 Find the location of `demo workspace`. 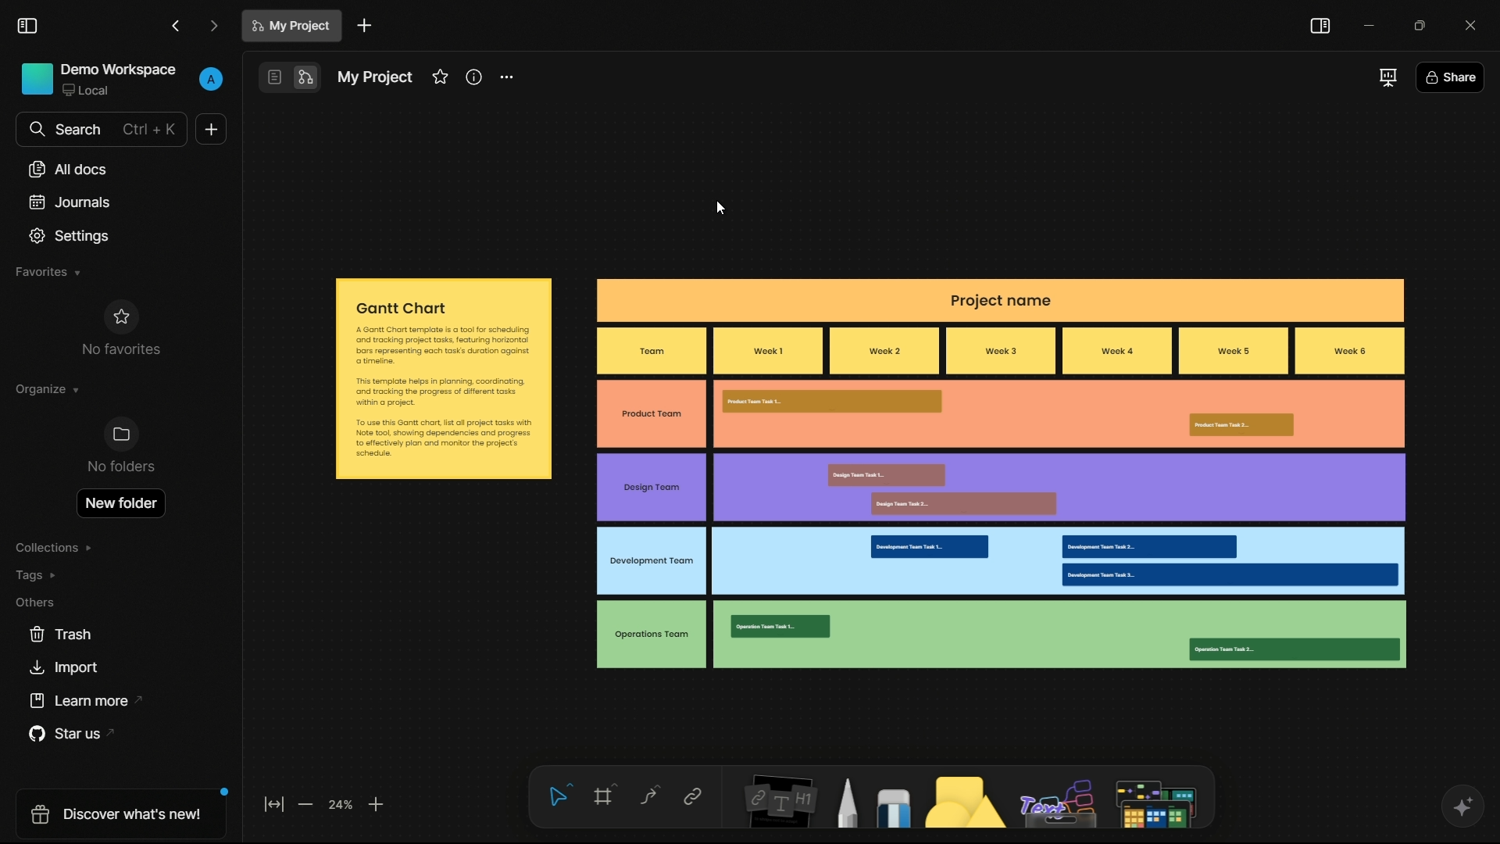

demo workspace is located at coordinates (99, 80).